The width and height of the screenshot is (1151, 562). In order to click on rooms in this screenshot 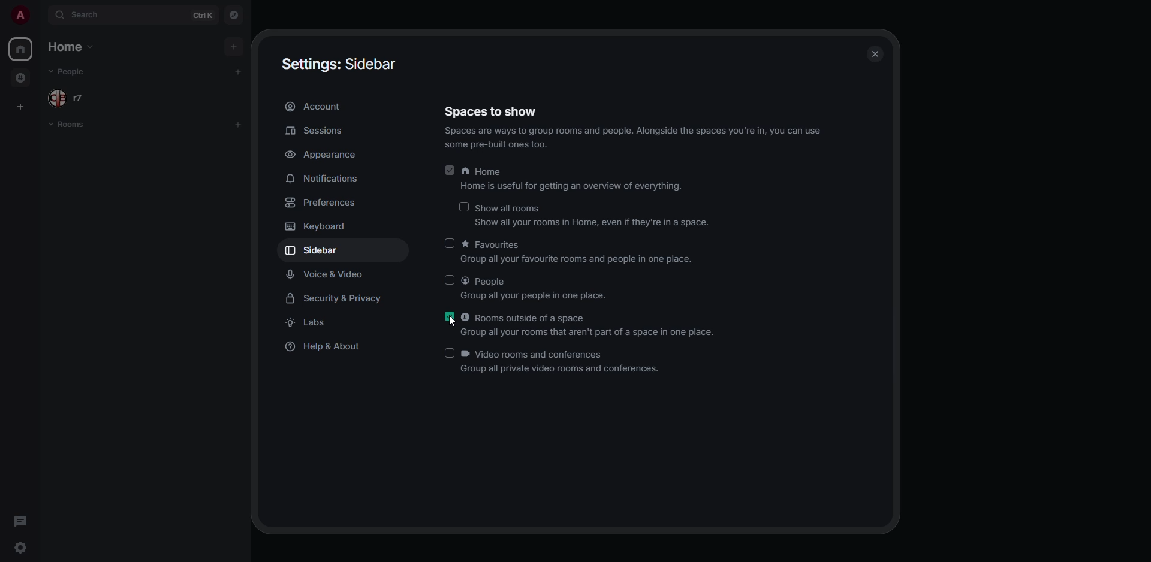, I will do `click(70, 125)`.